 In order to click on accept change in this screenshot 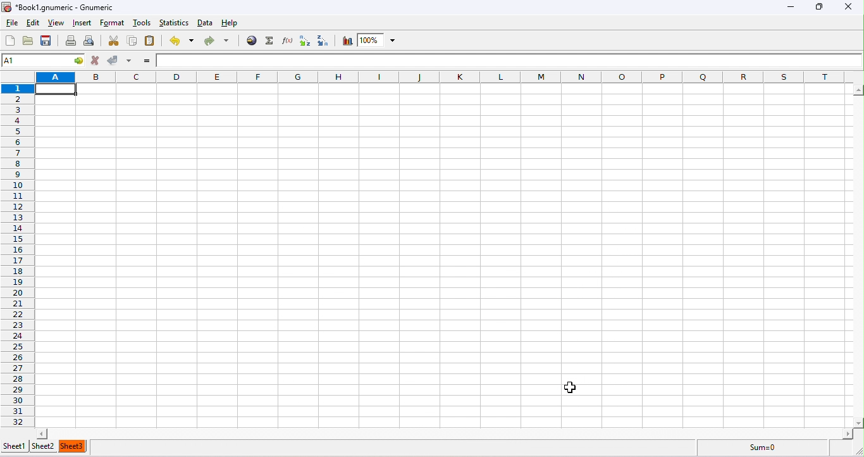, I will do `click(120, 60)`.